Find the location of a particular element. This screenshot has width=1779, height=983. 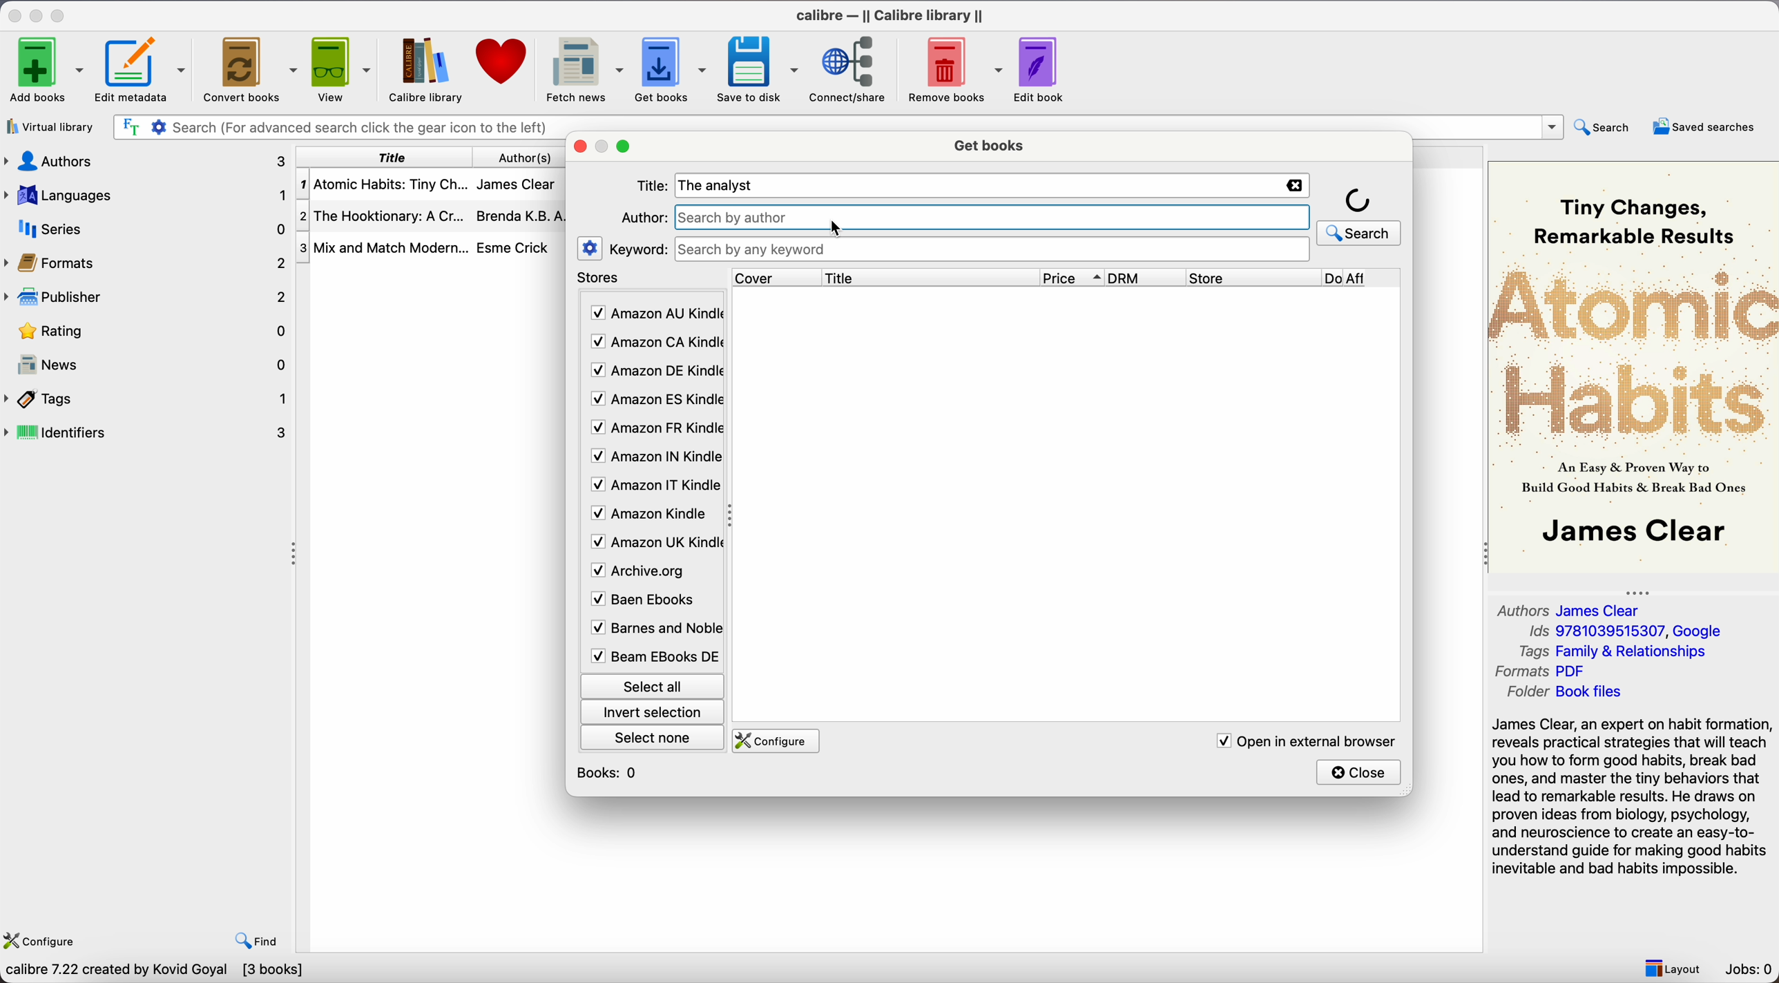

Title: is located at coordinates (654, 186).